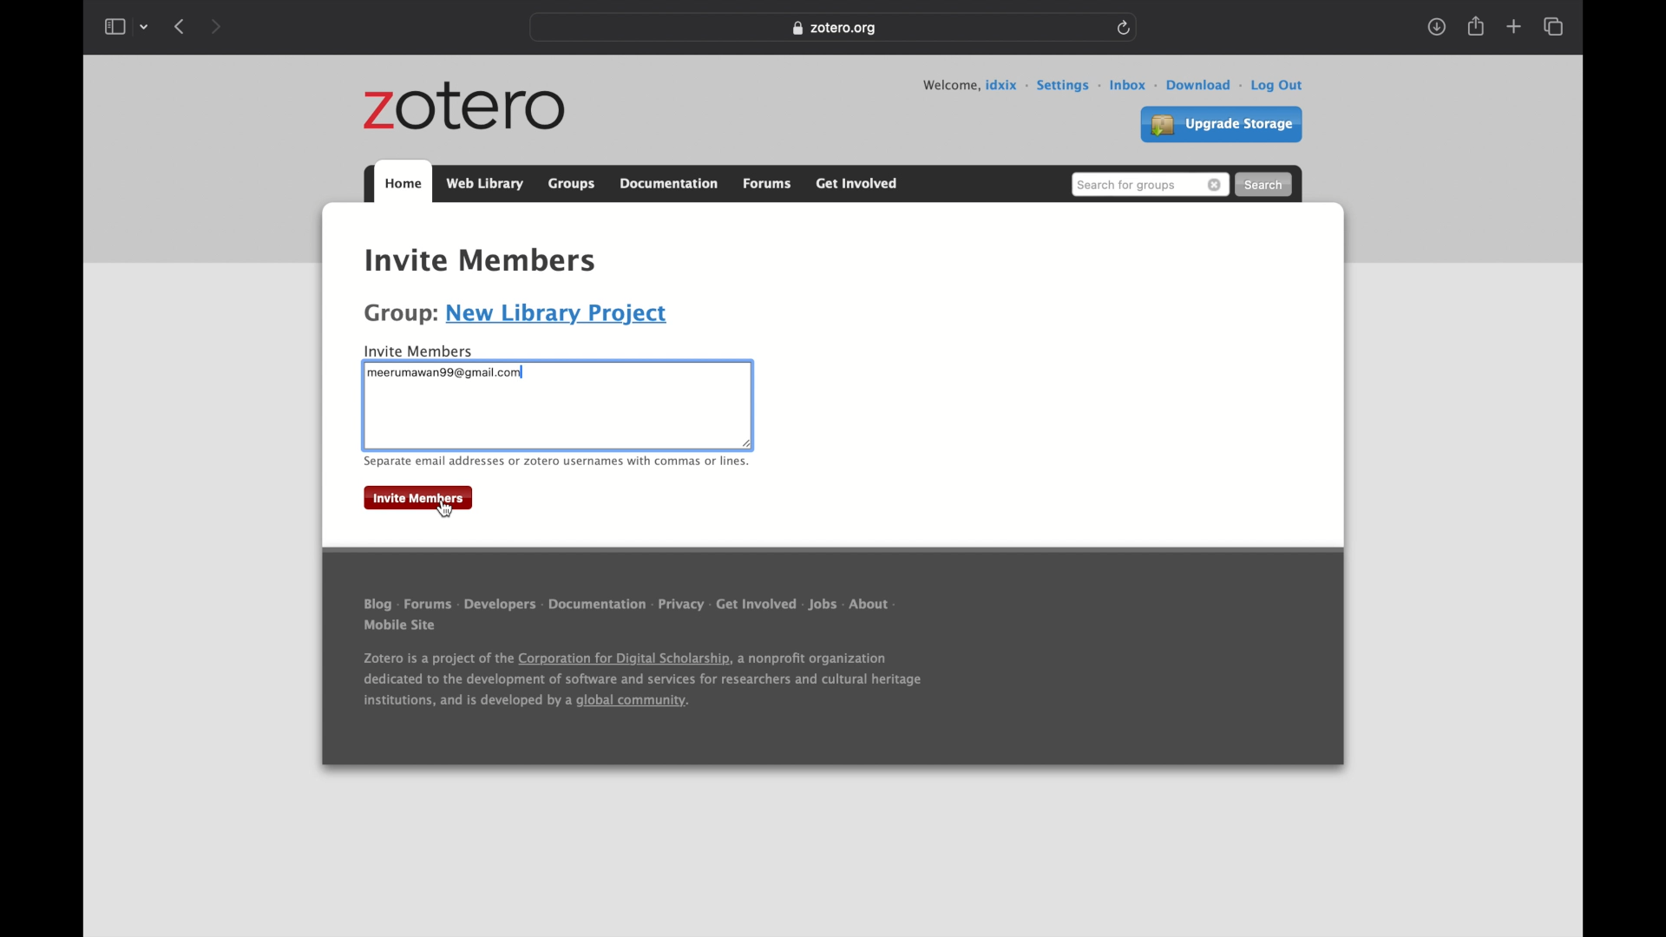  Describe the element at coordinates (757, 606) in the screenshot. I see `get involved` at that location.